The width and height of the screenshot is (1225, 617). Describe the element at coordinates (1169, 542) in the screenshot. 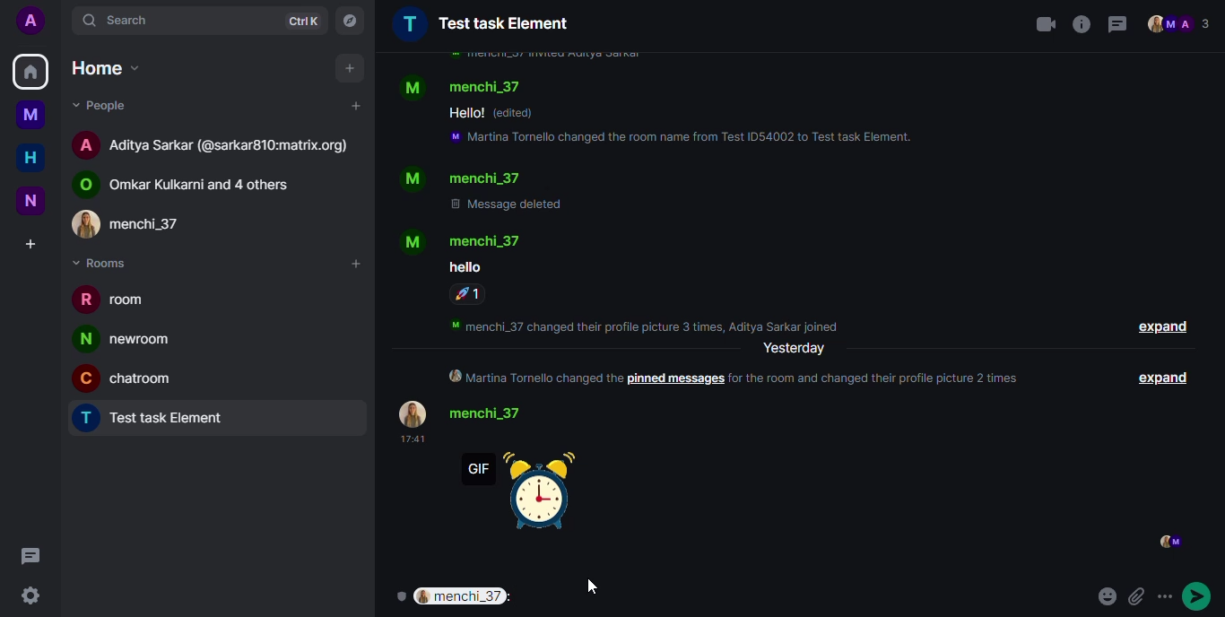

I see `seen` at that location.